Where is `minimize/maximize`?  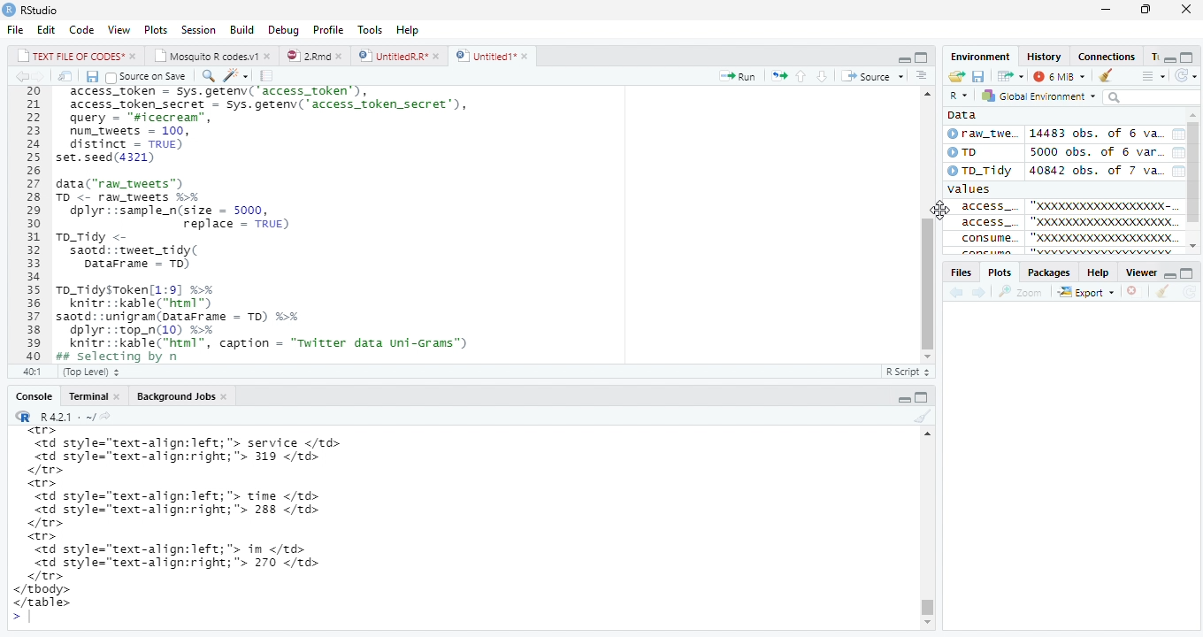 minimize/maximize is located at coordinates (1184, 54).